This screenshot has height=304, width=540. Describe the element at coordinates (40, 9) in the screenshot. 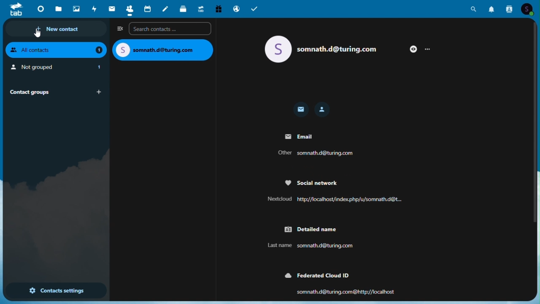

I see `Dashboard` at that location.